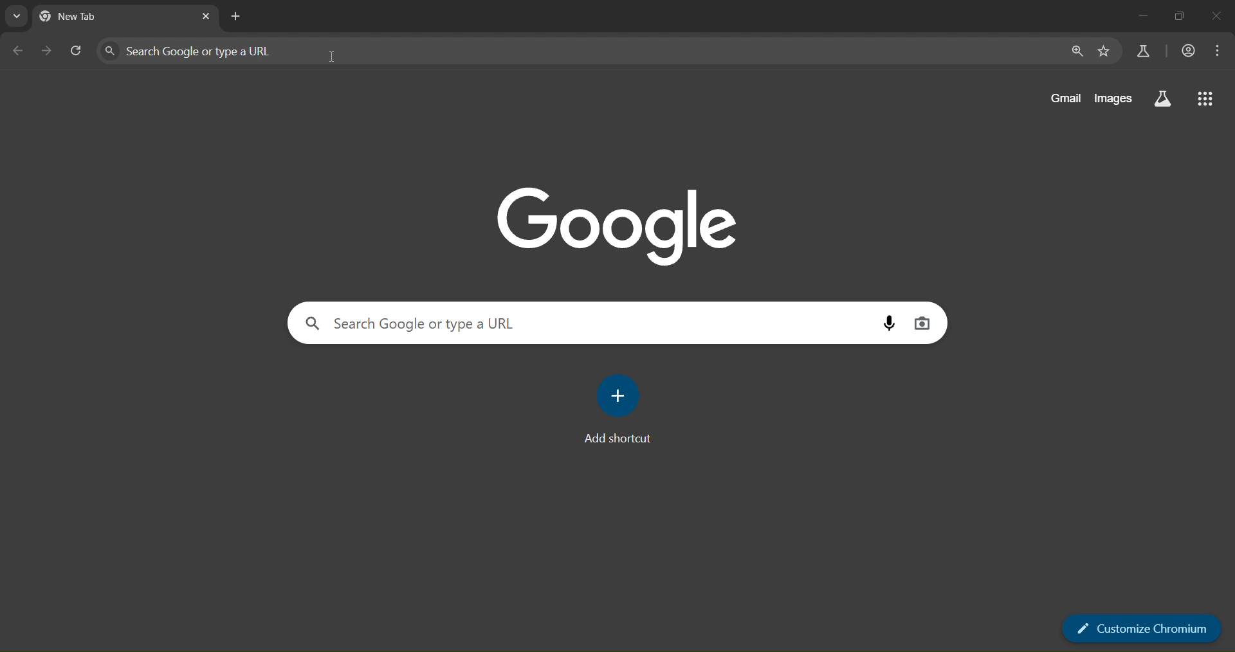 Image resolution: width=1235 pixels, height=652 pixels. What do you see at coordinates (46, 51) in the screenshot?
I see `go forward one page` at bounding box center [46, 51].